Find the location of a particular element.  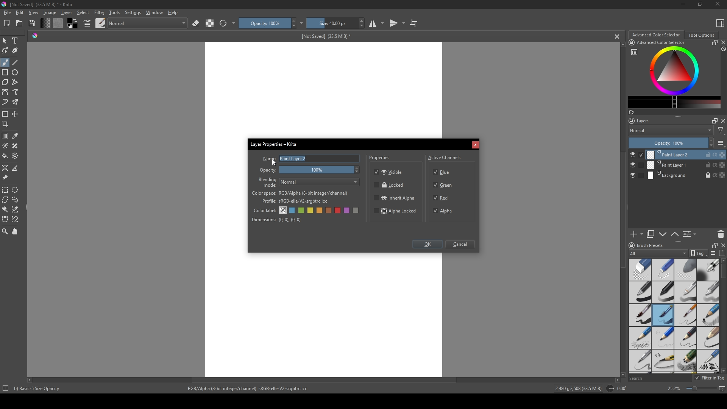

scroll up is located at coordinates (722, 261).